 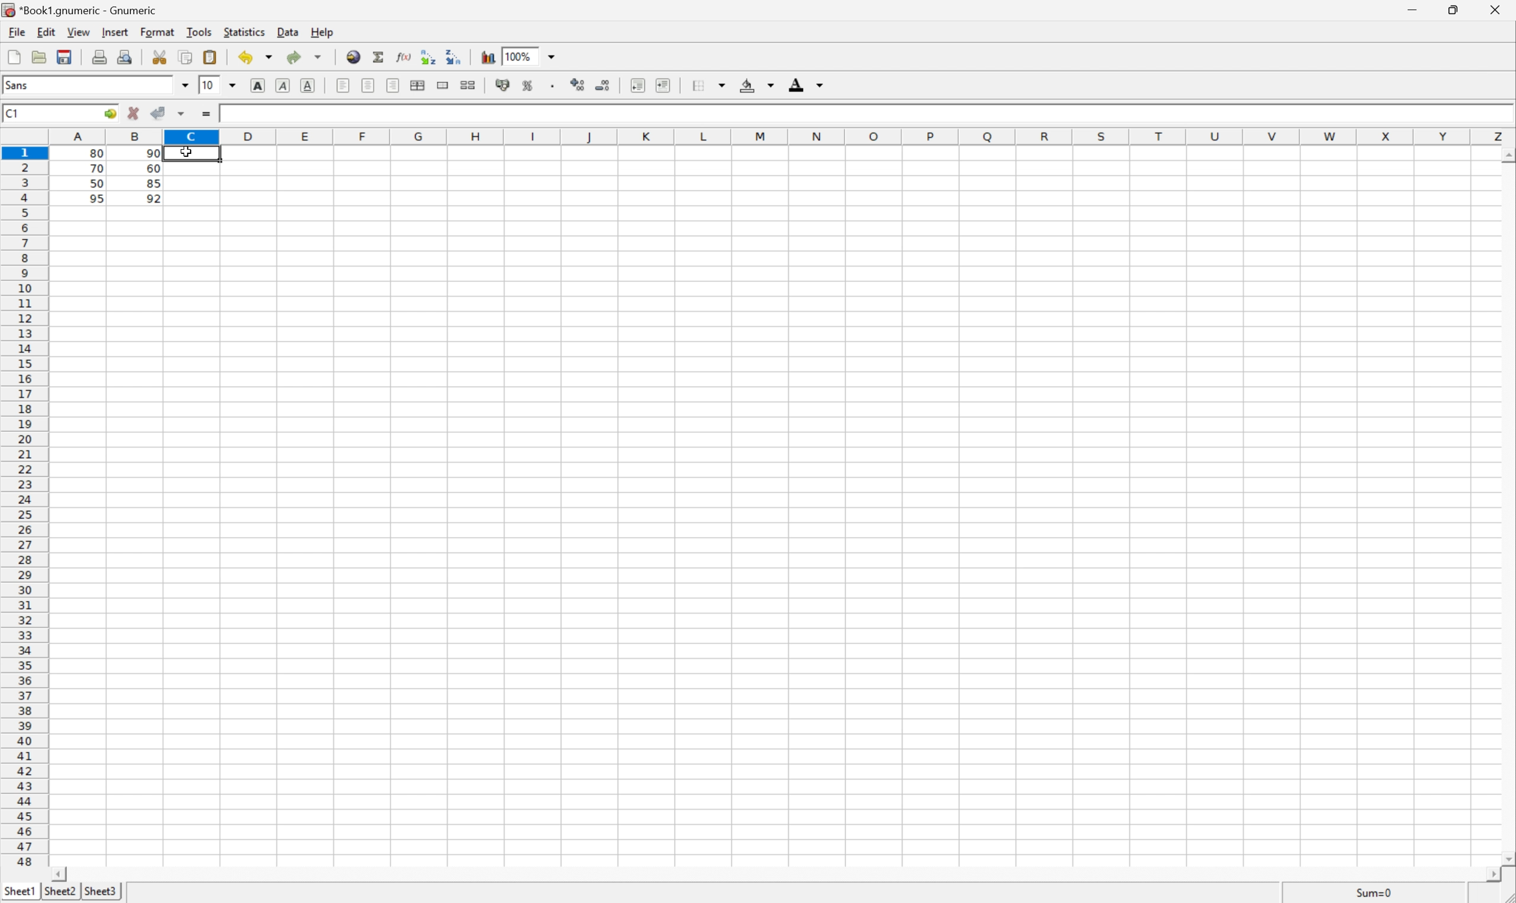 I want to click on Format the selection as accounting, so click(x=502, y=85).